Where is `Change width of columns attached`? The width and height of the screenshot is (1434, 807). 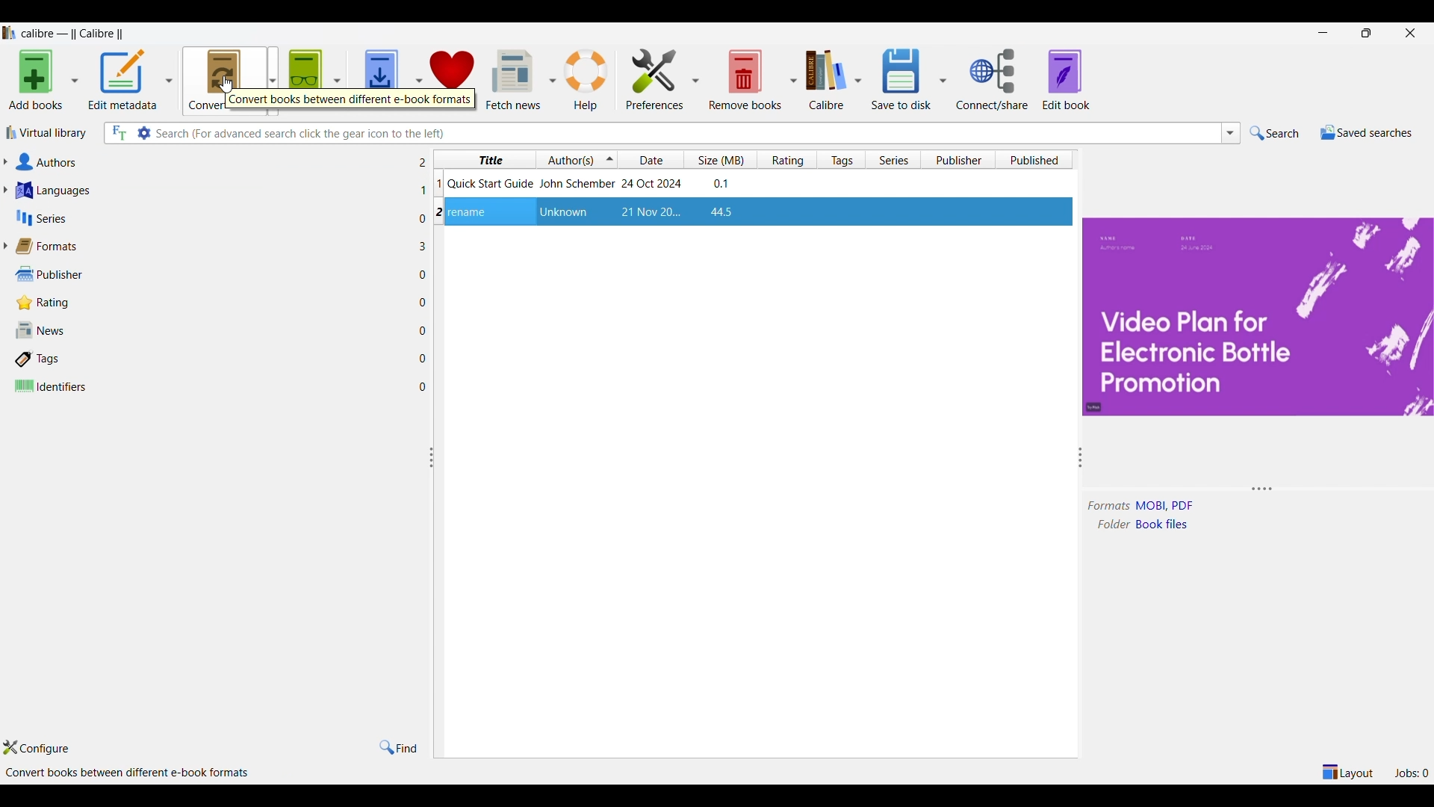 Change width of columns attached is located at coordinates (438, 541).